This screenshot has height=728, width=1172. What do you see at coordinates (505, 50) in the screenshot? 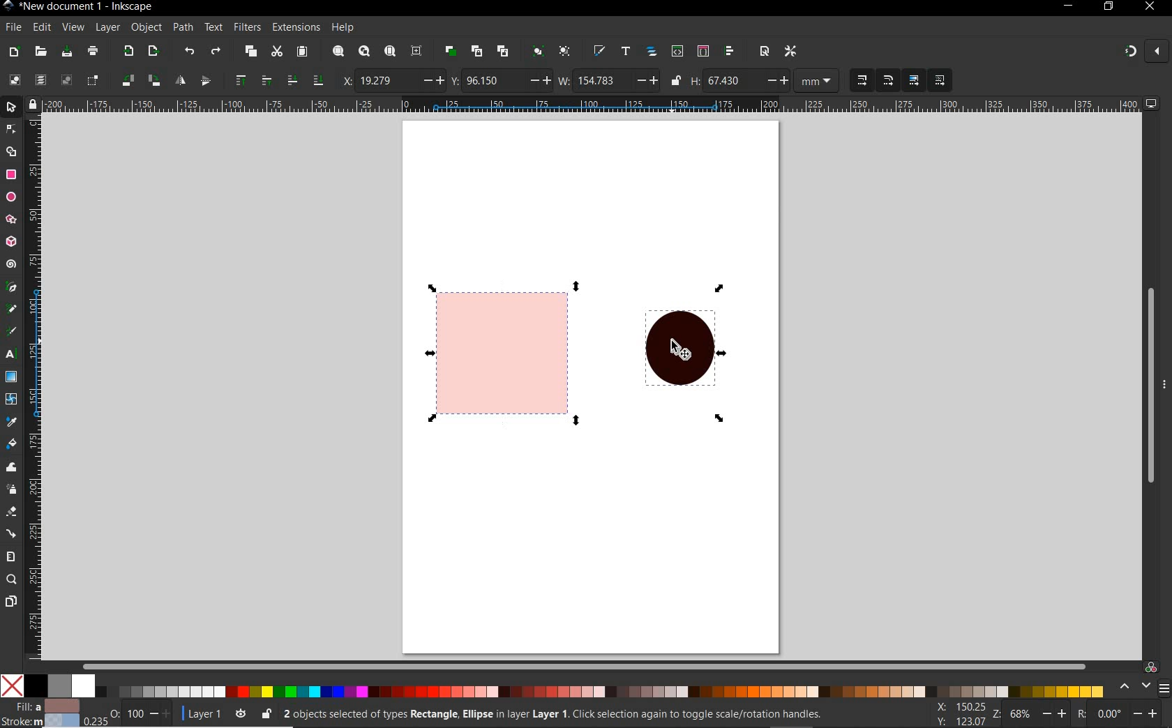
I see `unlink clone` at bounding box center [505, 50].